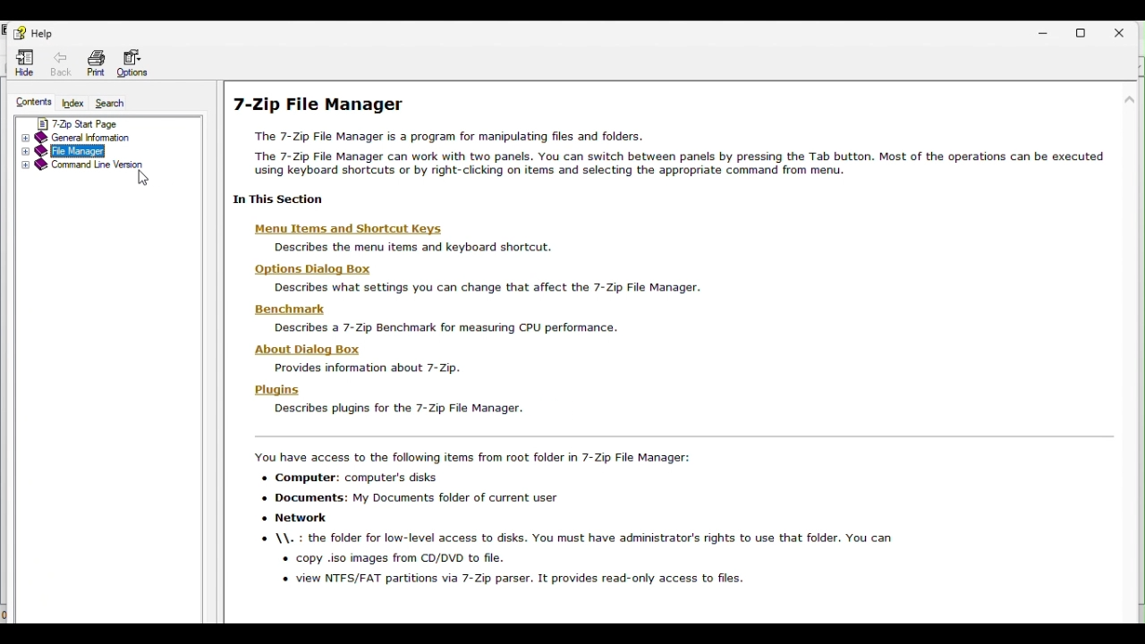  Describe the element at coordinates (390, 369) in the screenshot. I see `| | Provides information about 7- Zip.` at that location.